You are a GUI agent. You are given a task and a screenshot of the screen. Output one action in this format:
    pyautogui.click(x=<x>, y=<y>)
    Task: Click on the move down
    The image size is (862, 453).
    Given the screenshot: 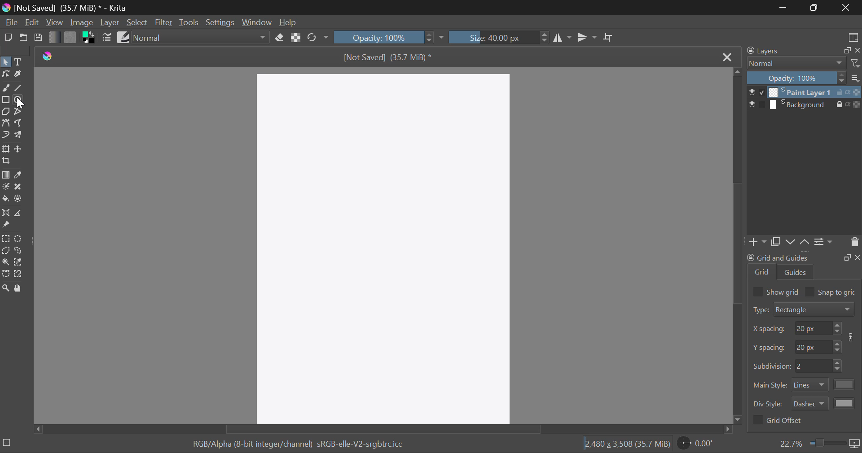 What is the action you would take?
    pyautogui.click(x=740, y=418)
    